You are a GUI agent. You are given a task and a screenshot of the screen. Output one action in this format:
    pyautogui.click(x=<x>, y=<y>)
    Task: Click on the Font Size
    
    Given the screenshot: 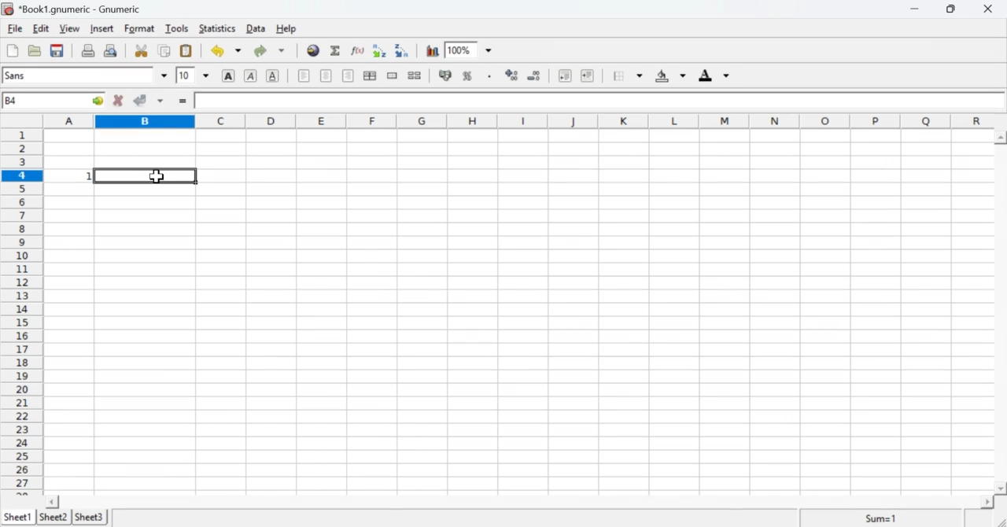 What is the action you would take?
    pyautogui.click(x=194, y=76)
    